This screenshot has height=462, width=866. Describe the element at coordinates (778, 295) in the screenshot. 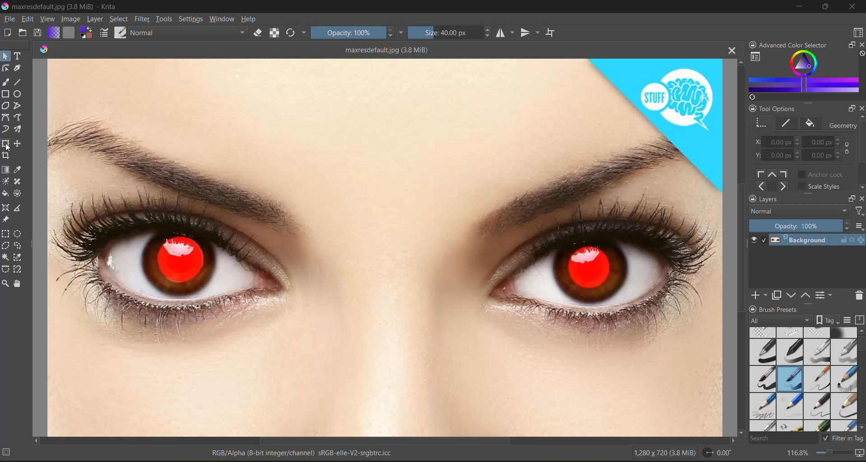

I see `duplicate layer or mask` at that location.